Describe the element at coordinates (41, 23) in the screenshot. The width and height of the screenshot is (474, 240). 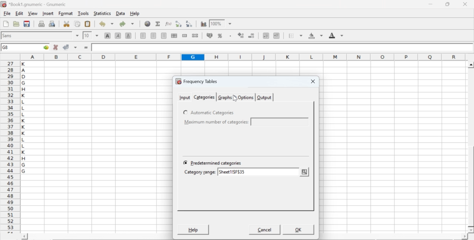
I see `print` at that location.